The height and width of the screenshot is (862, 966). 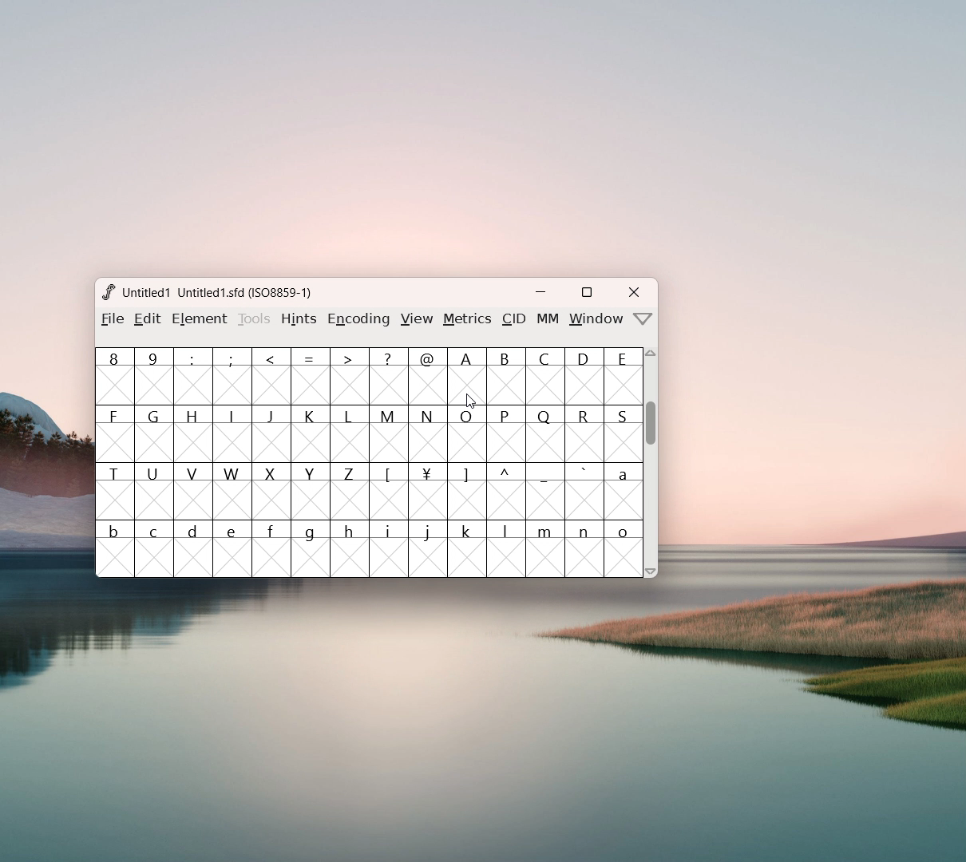 I want to click on n, so click(x=585, y=550).